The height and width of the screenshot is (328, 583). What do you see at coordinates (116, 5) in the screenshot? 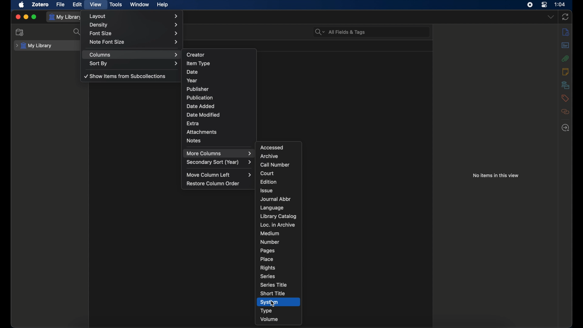
I see `tools` at bounding box center [116, 5].